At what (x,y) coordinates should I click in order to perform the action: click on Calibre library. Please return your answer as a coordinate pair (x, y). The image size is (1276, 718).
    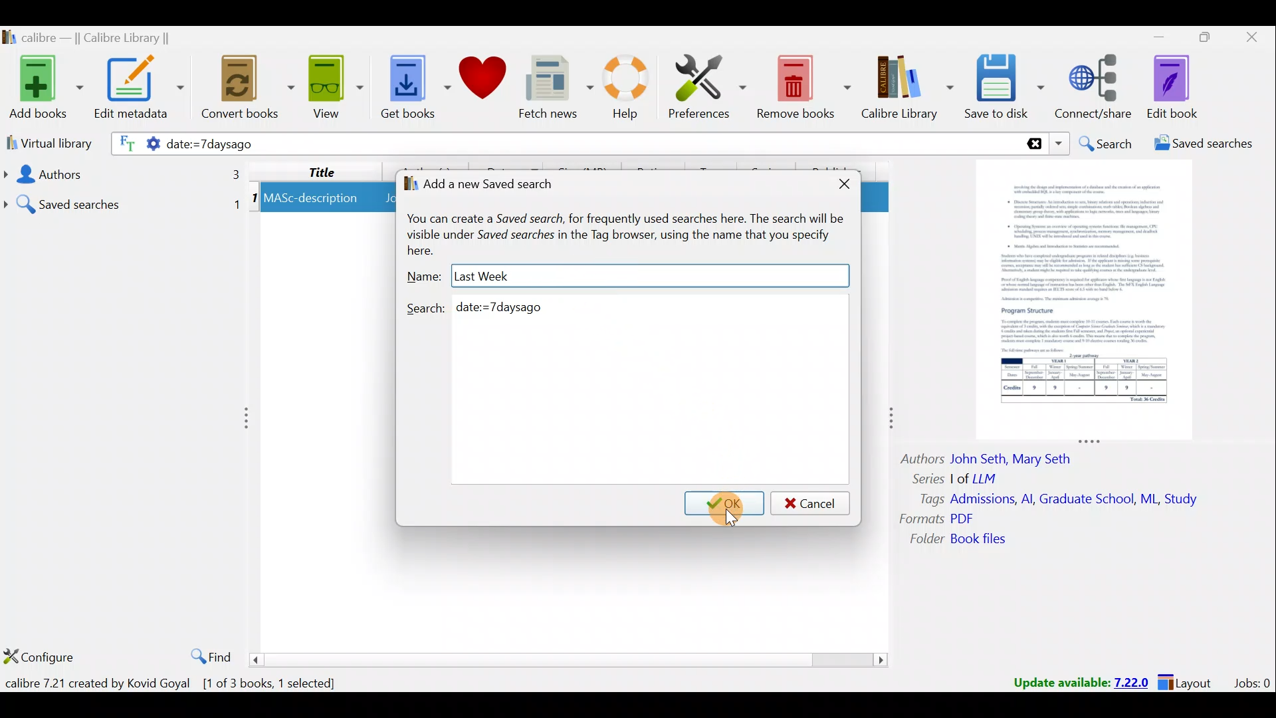
    Looking at the image, I should click on (909, 88).